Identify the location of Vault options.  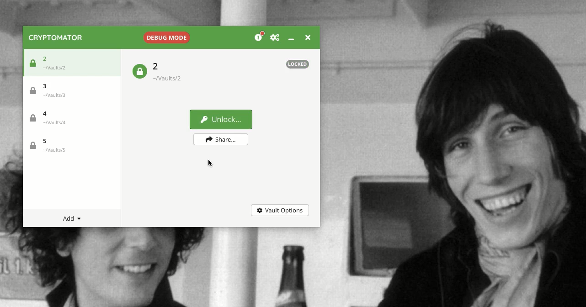
(279, 210).